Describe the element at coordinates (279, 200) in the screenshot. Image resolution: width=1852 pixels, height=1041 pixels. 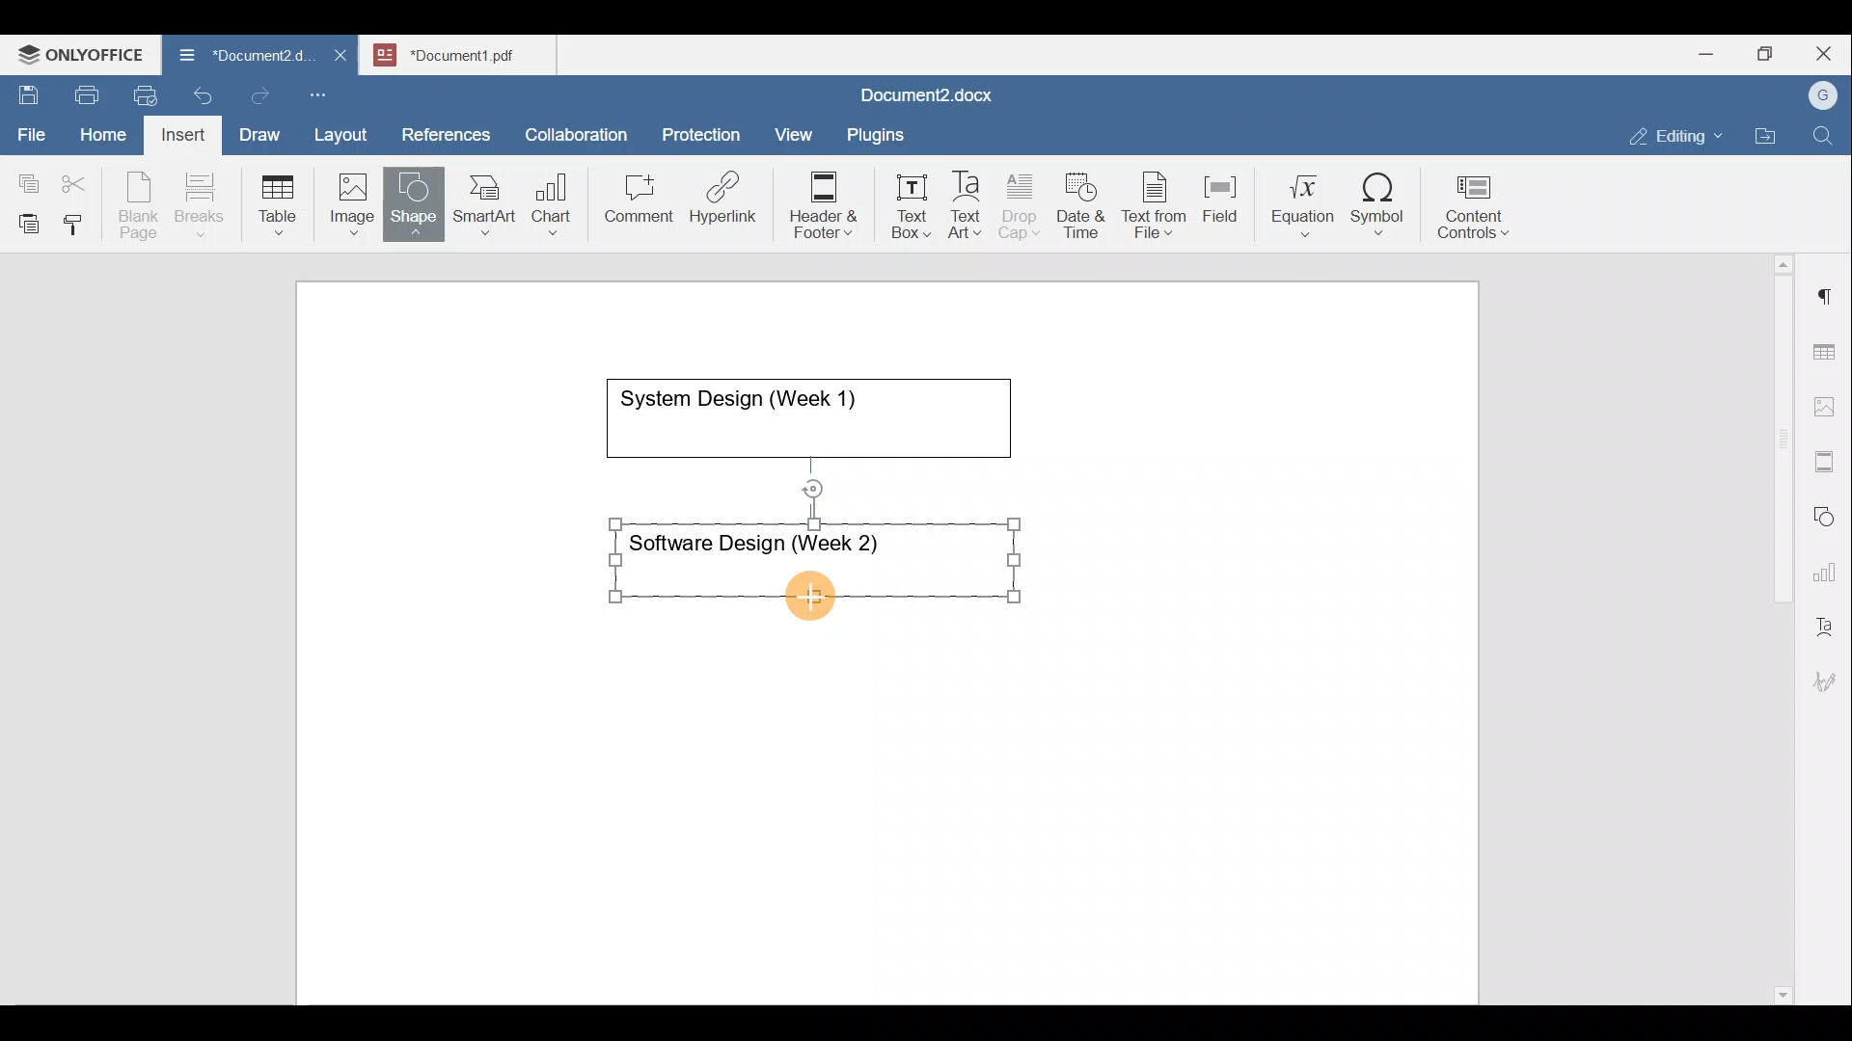
I see `Table` at that location.